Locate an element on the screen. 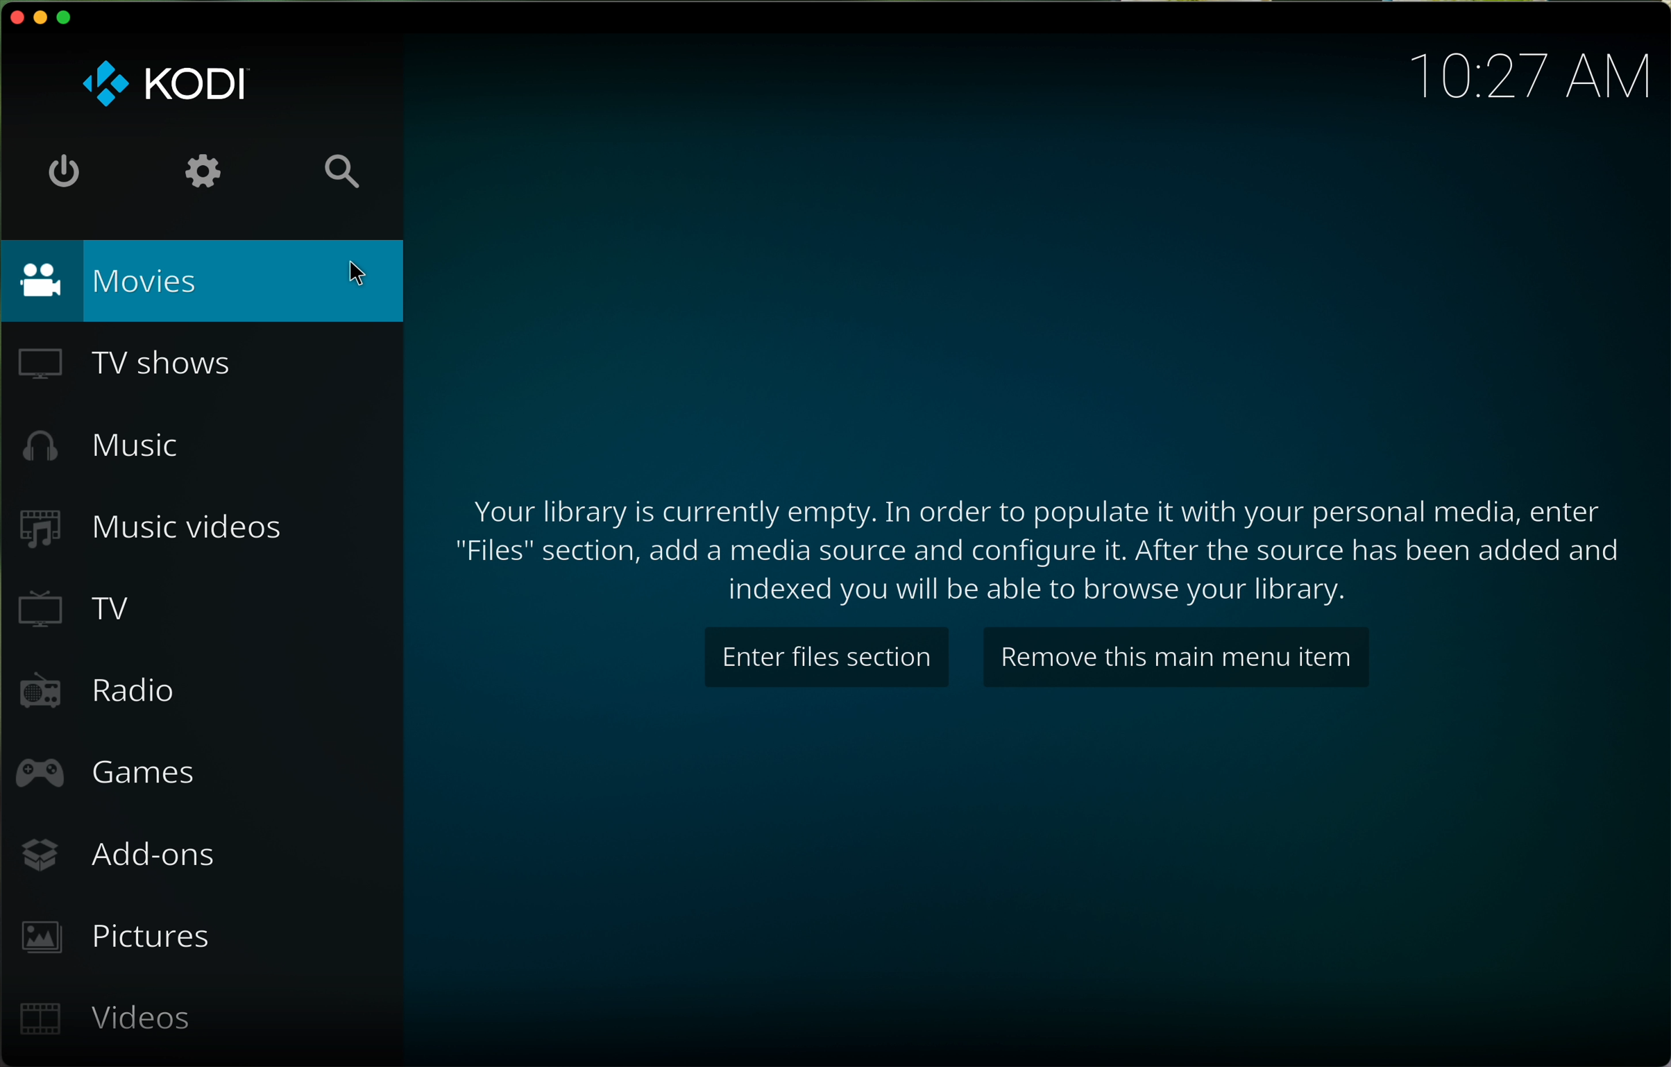 This screenshot has height=1067, width=1671. music button is located at coordinates (100, 447).